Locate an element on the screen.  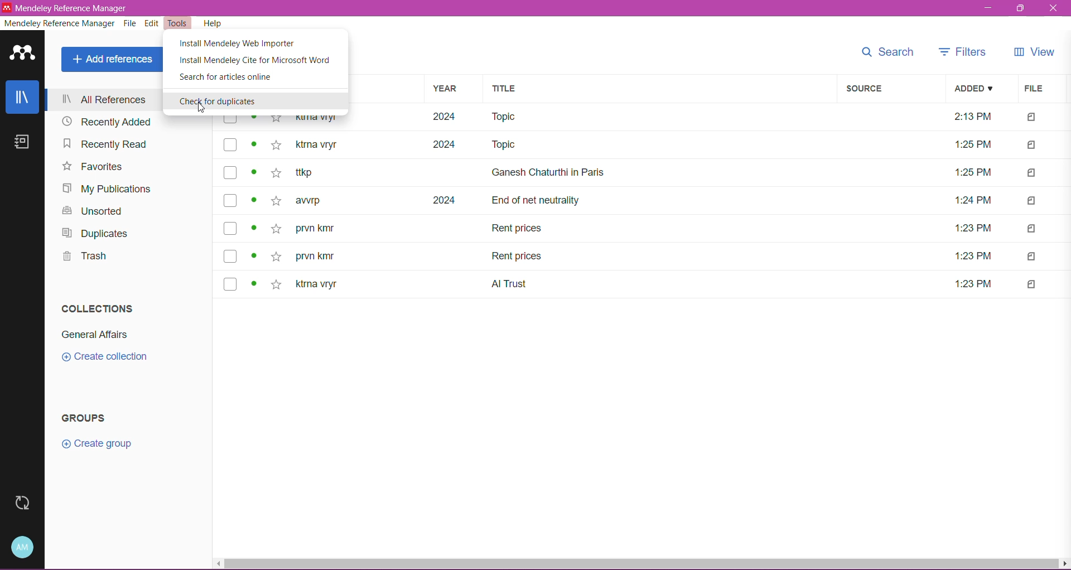
Medeley reference manager is located at coordinates (73, 7).